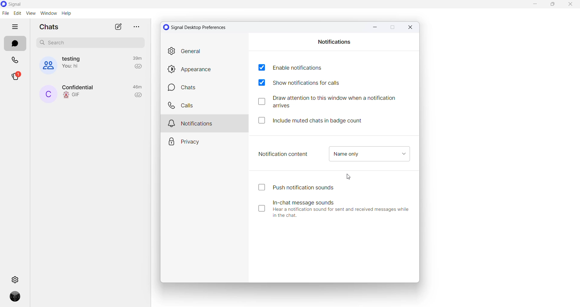 This screenshot has width=580, height=307. Describe the element at coordinates (135, 26) in the screenshot. I see `more options` at that location.